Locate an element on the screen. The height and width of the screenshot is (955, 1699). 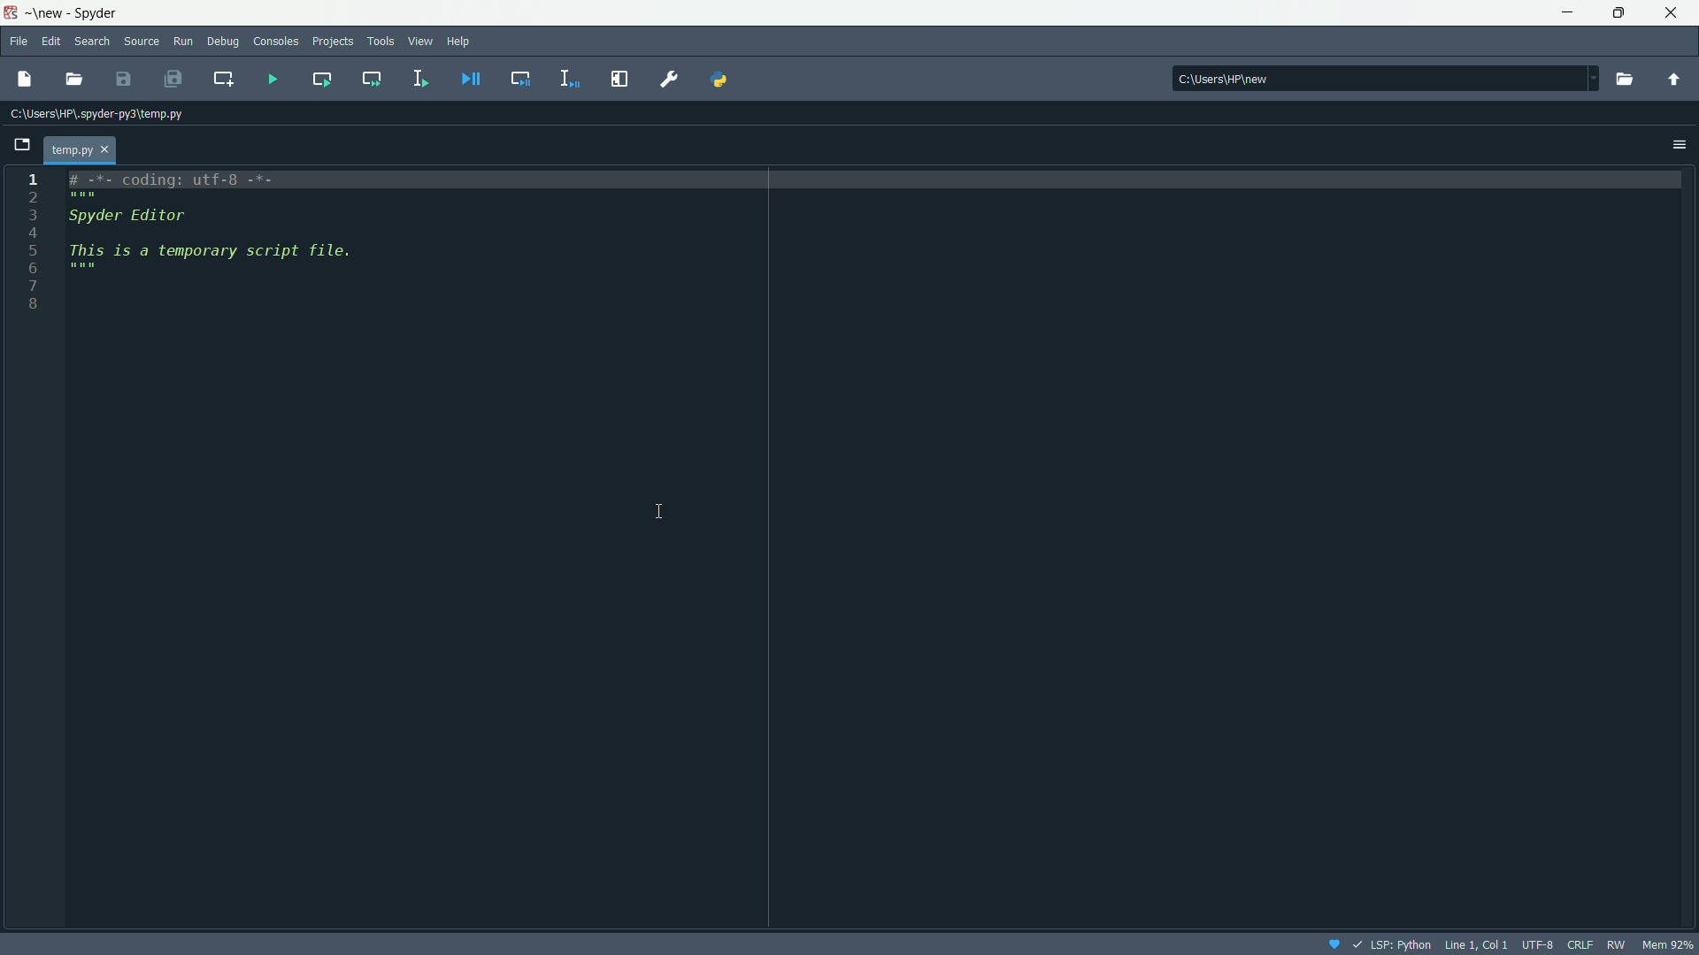
Open file (Ctrl + O) is located at coordinates (76, 79).